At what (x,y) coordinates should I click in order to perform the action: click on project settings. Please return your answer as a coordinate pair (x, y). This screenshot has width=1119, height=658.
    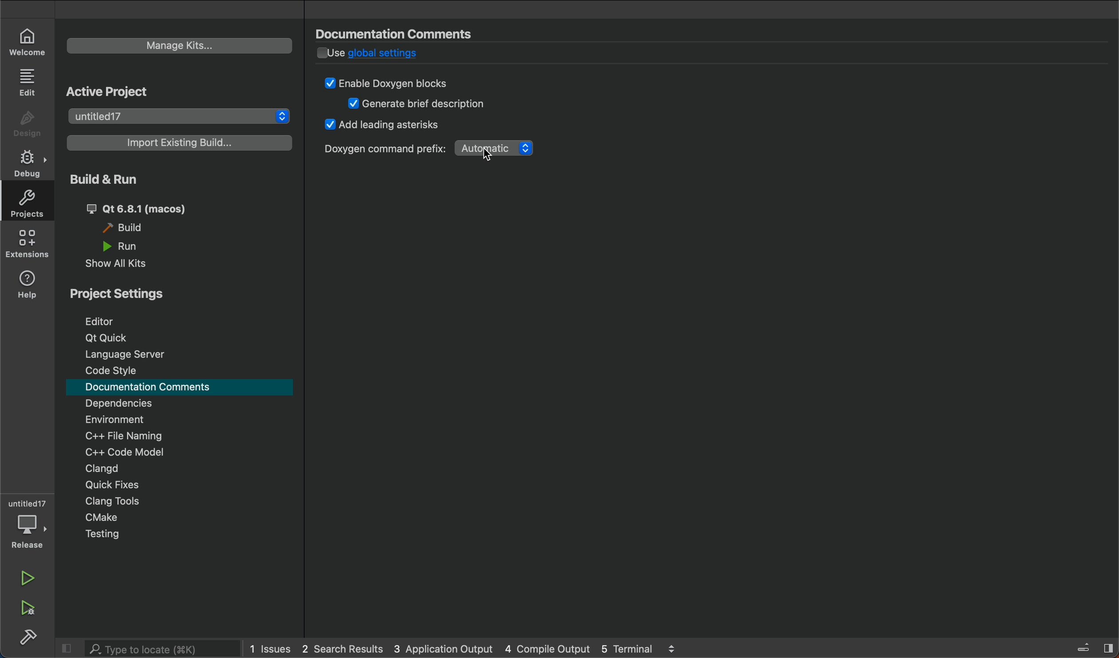
    Looking at the image, I should click on (181, 294).